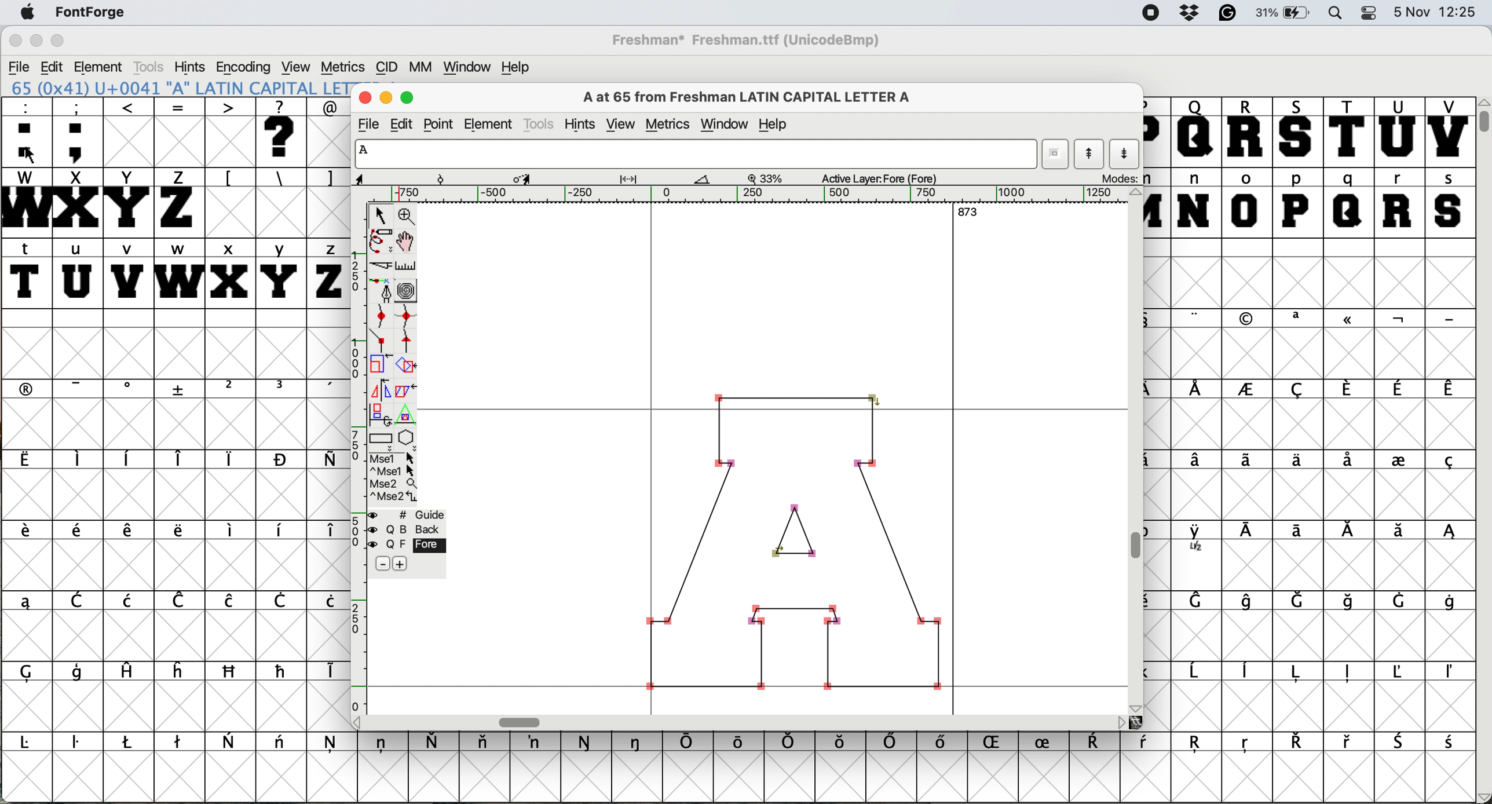 The width and height of the screenshot is (1492, 804). I want to click on symbol, so click(1398, 319).